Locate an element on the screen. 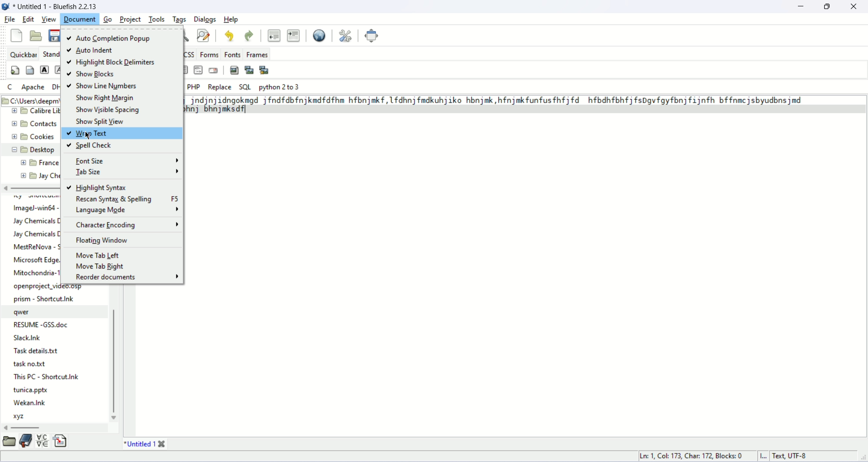 The width and height of the screenshot is (868, 462). maximize is located at coordinates (828, 6).